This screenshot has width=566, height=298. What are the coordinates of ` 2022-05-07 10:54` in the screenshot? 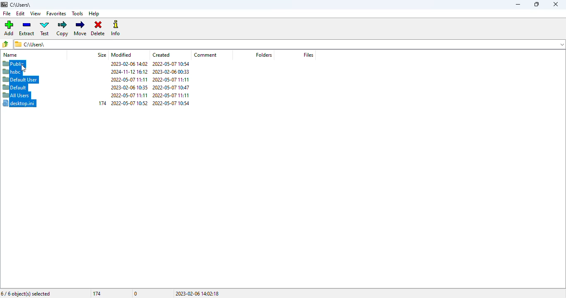 It's located at (173, 103).